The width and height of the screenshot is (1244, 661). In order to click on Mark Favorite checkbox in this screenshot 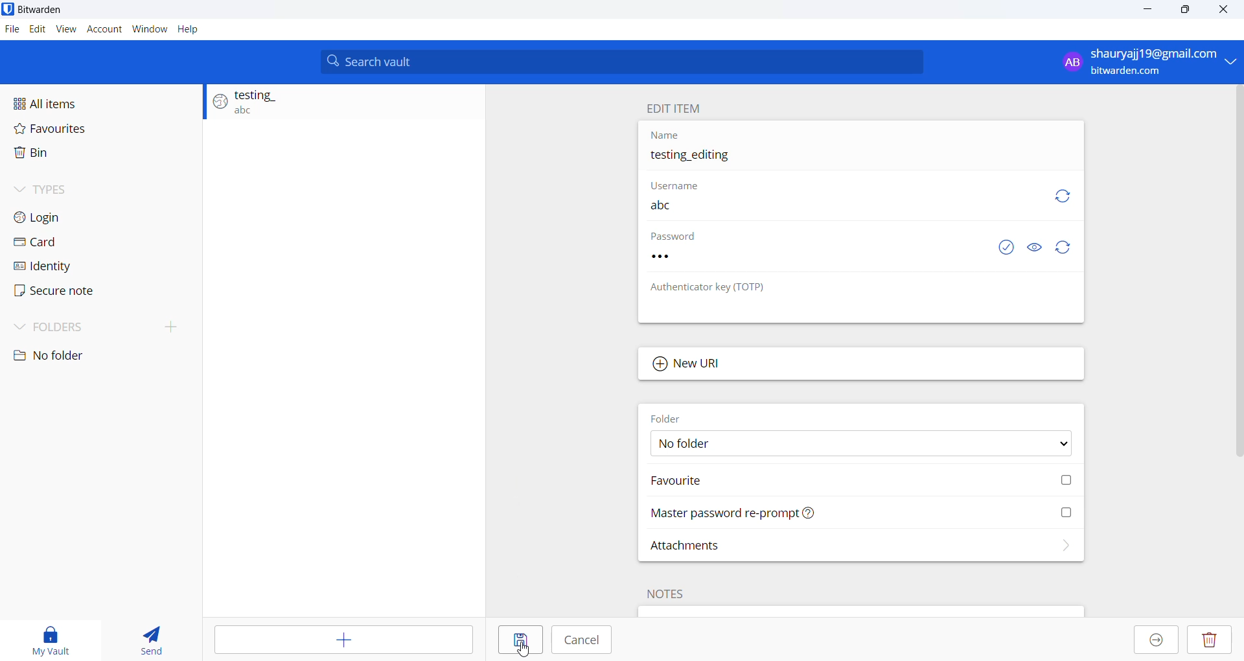, I will do `click(855, 482)`.